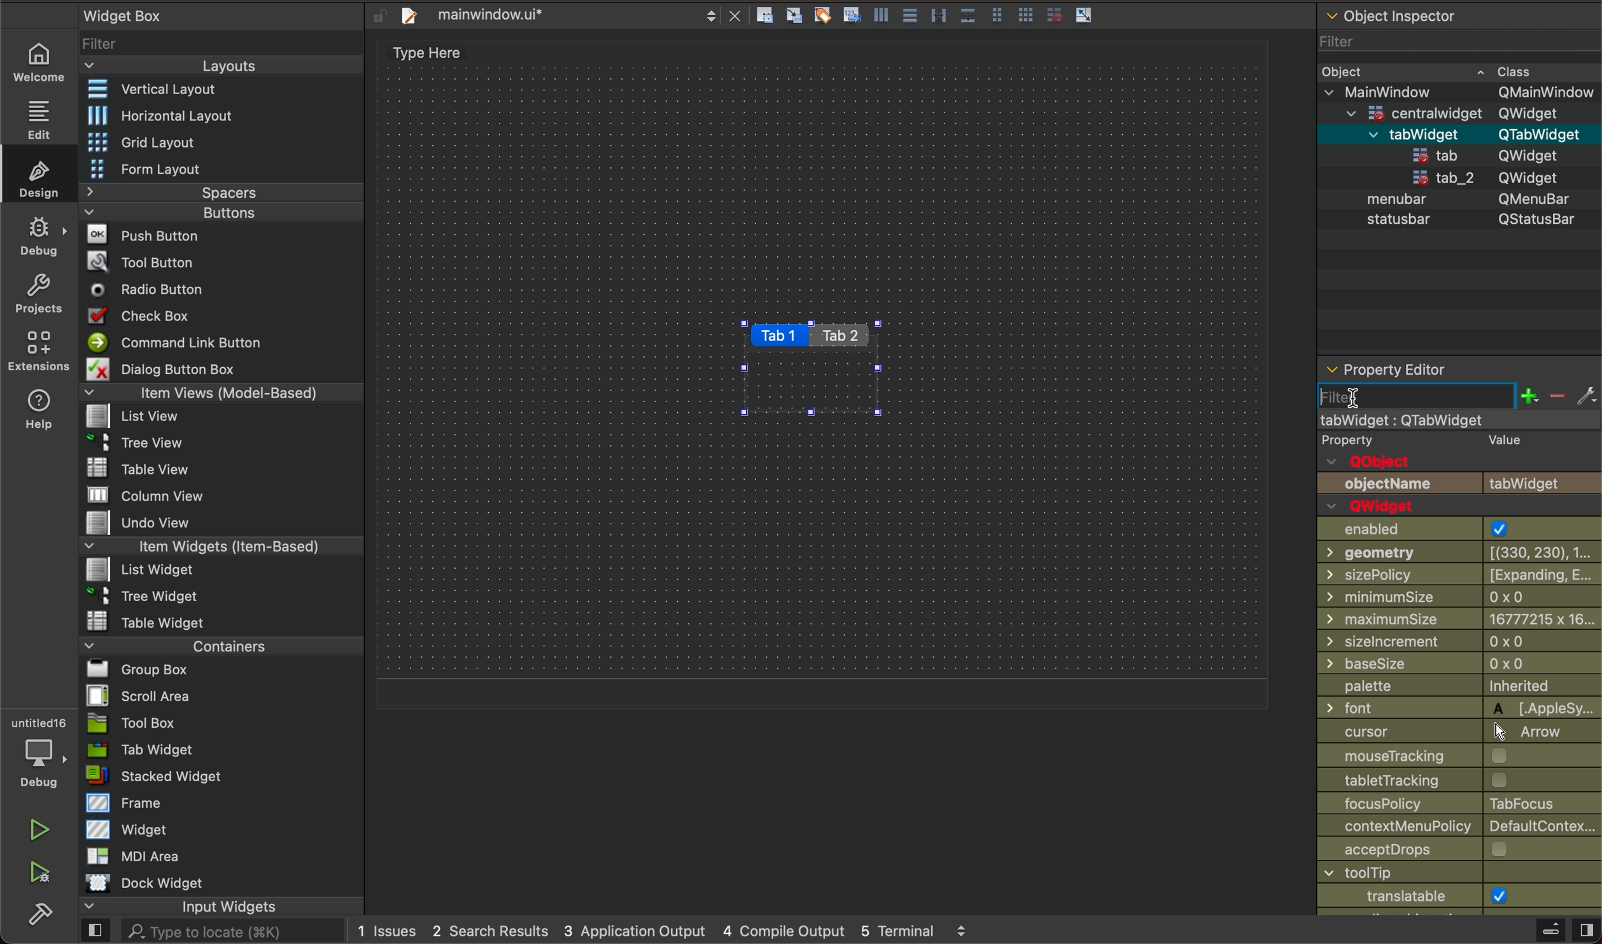 This screenshot has height=944, width=1602. Describe the element at coordinates (174, 342) in the screenshot. I see ` Command Link Button` at that location.